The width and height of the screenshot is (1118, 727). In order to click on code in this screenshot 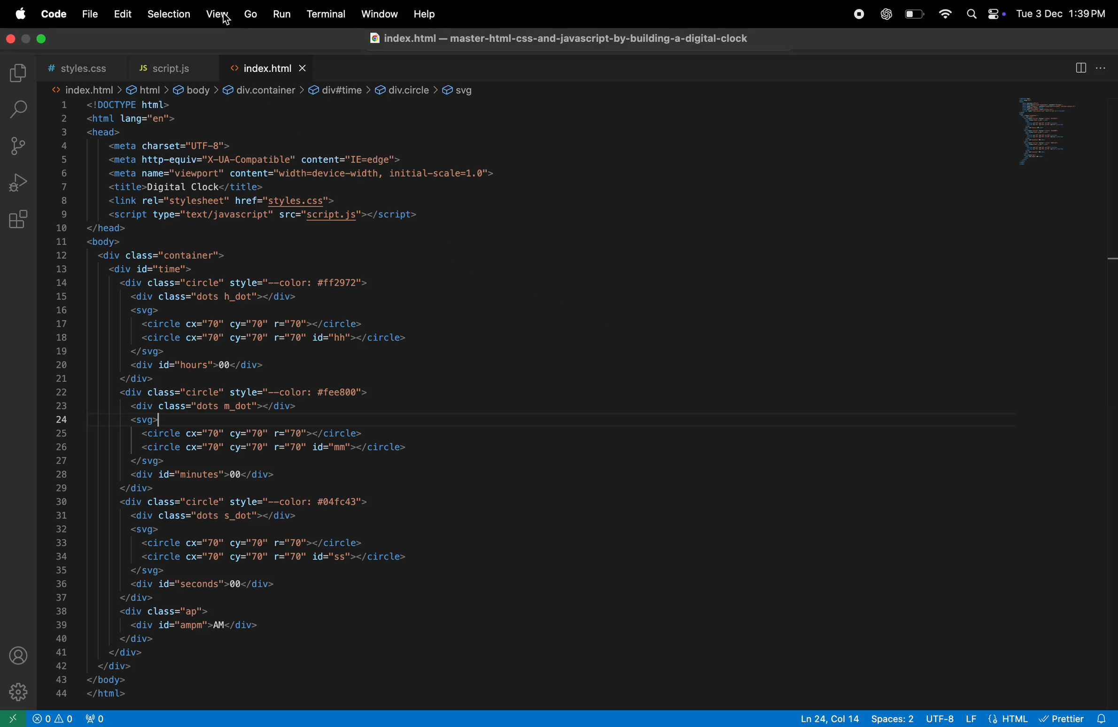, I will do `click(54, 14)`.